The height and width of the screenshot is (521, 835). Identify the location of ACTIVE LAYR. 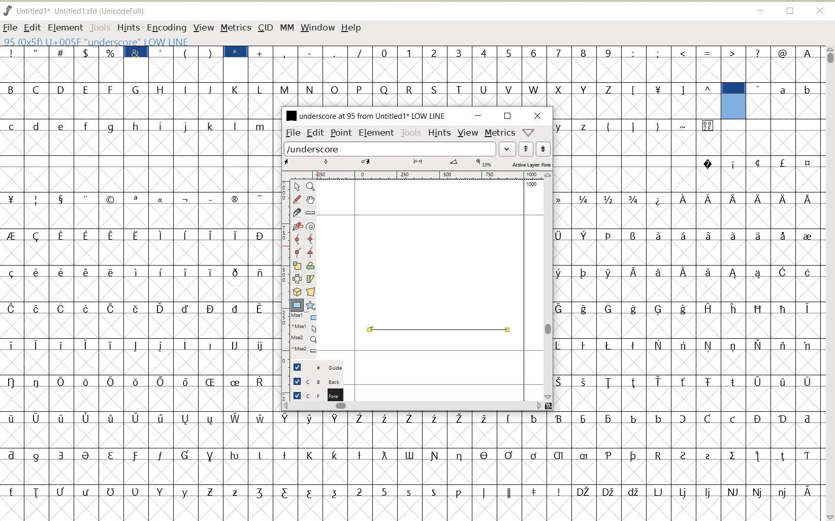
(417, 164).